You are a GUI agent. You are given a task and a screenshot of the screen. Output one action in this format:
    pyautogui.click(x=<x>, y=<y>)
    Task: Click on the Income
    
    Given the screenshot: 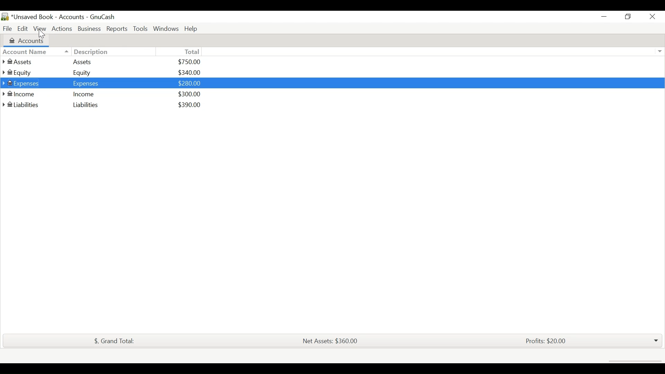 What is the action you would take?
    pyautogui.click(x=25, y=94)
    